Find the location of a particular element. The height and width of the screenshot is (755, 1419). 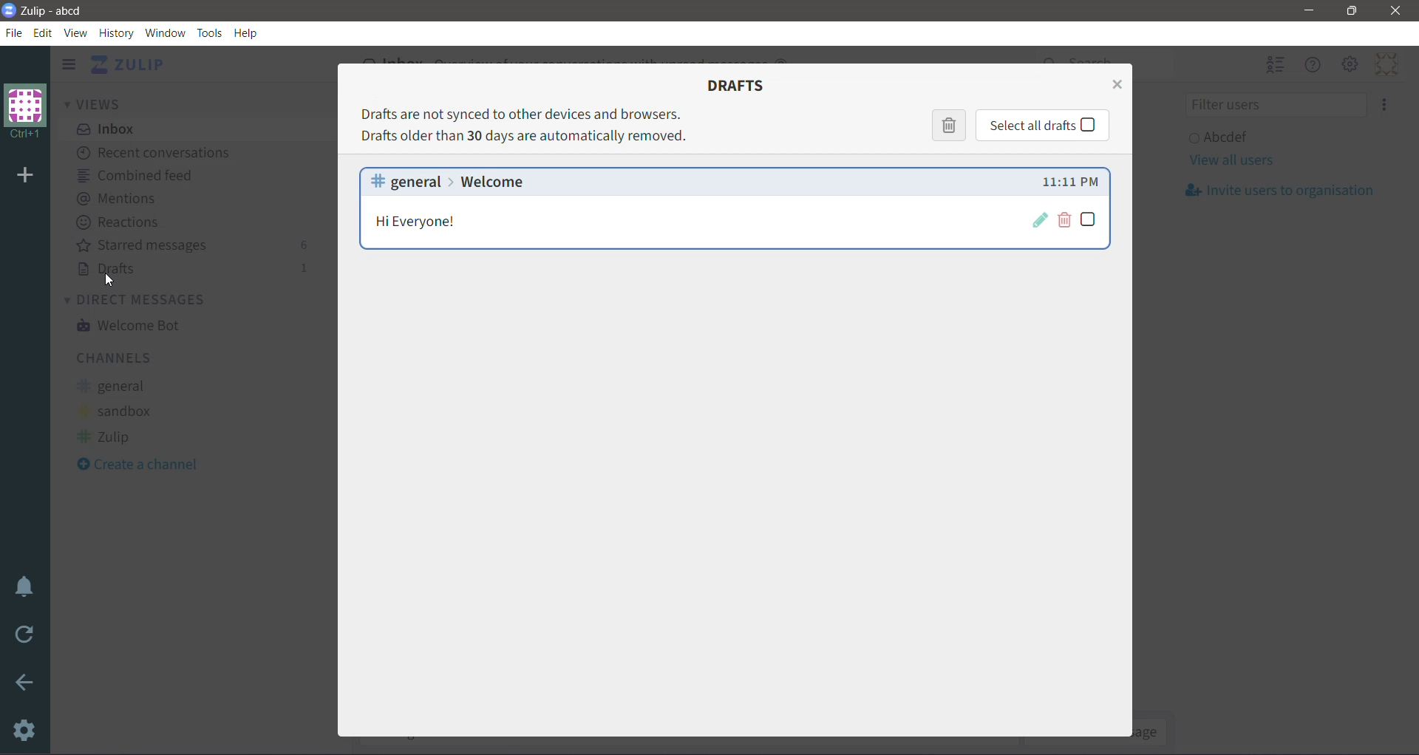

Minimize is located at coordinates (1310, 10).